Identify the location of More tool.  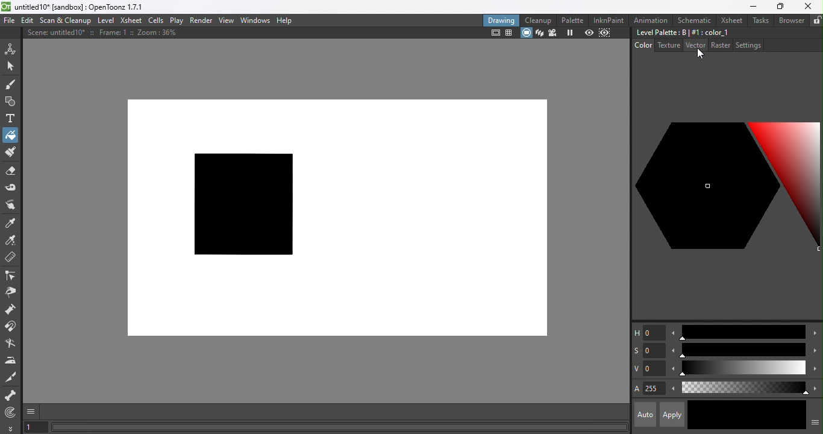
(11, 428).